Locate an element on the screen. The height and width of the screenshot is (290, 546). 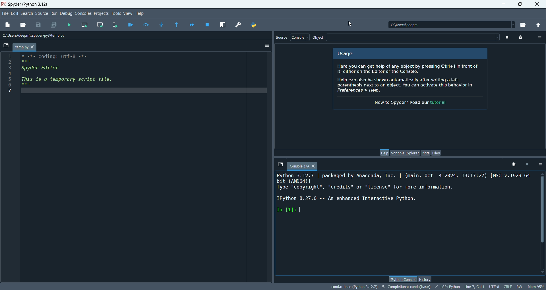
conda:base is located at coordinates (352, 286).